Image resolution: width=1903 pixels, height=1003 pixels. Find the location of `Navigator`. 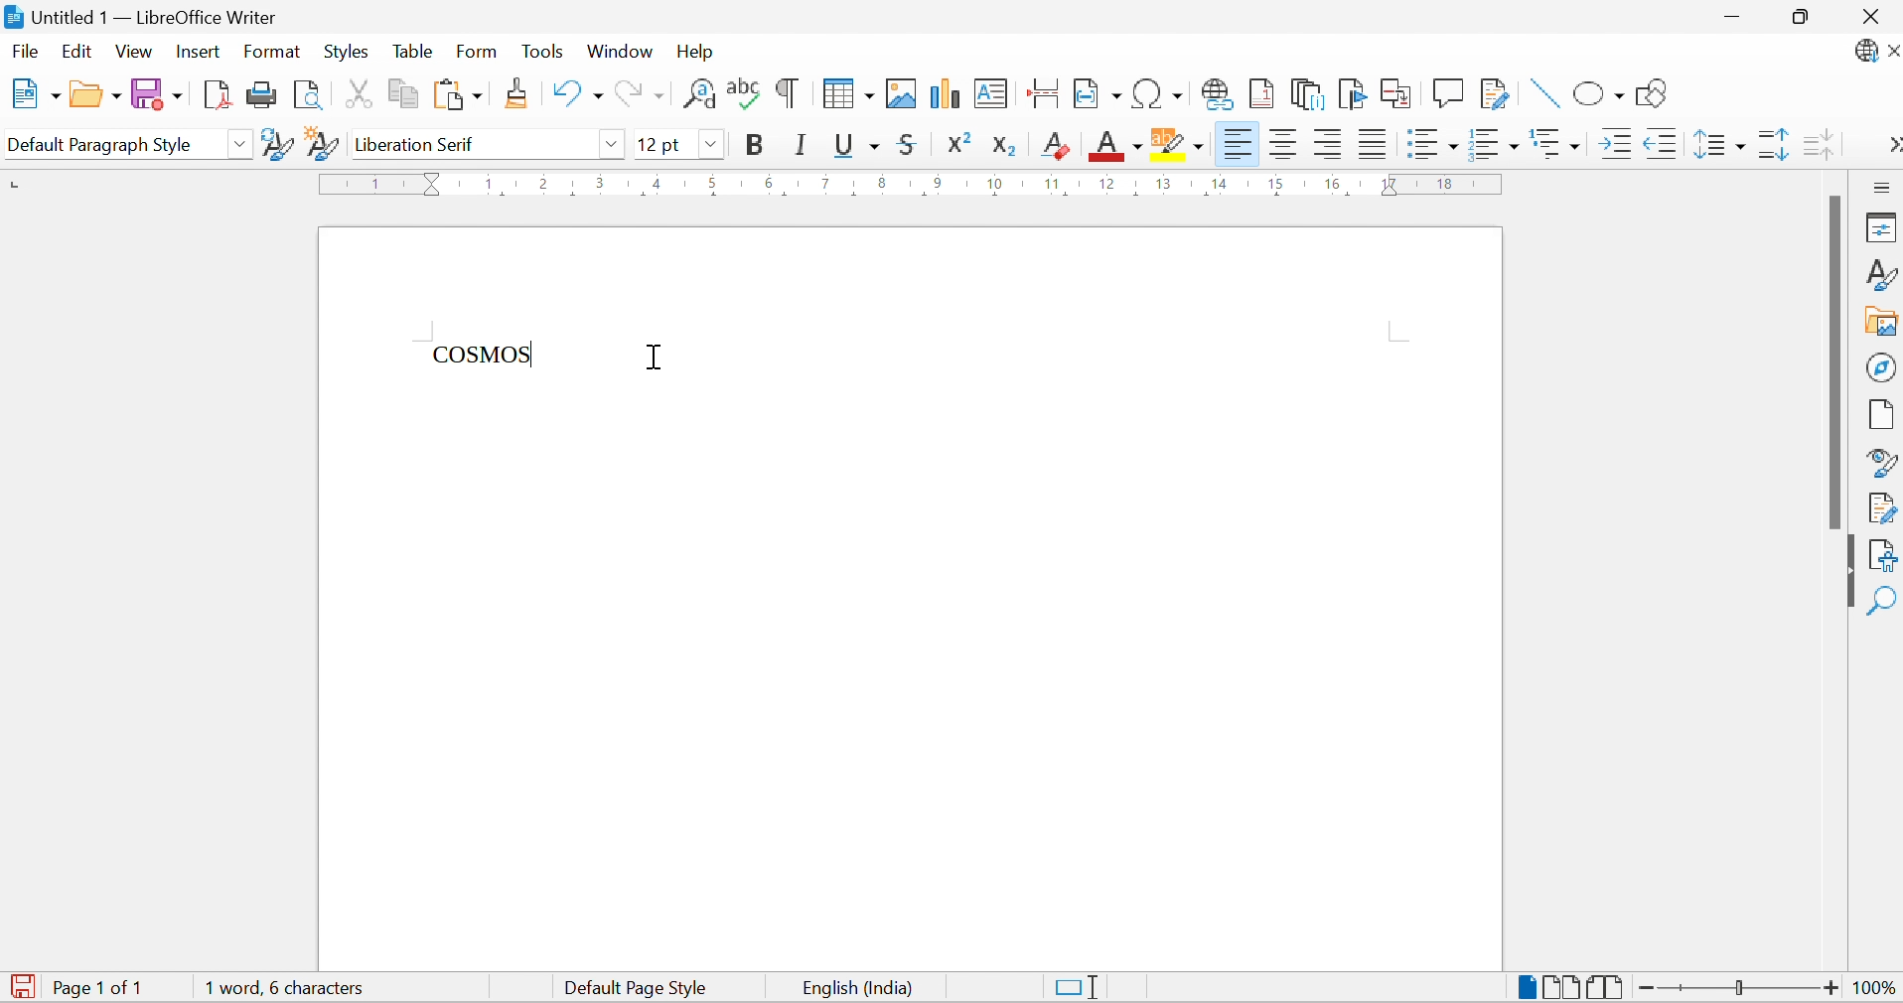

Navigator is located at coordinates (1881, 366).